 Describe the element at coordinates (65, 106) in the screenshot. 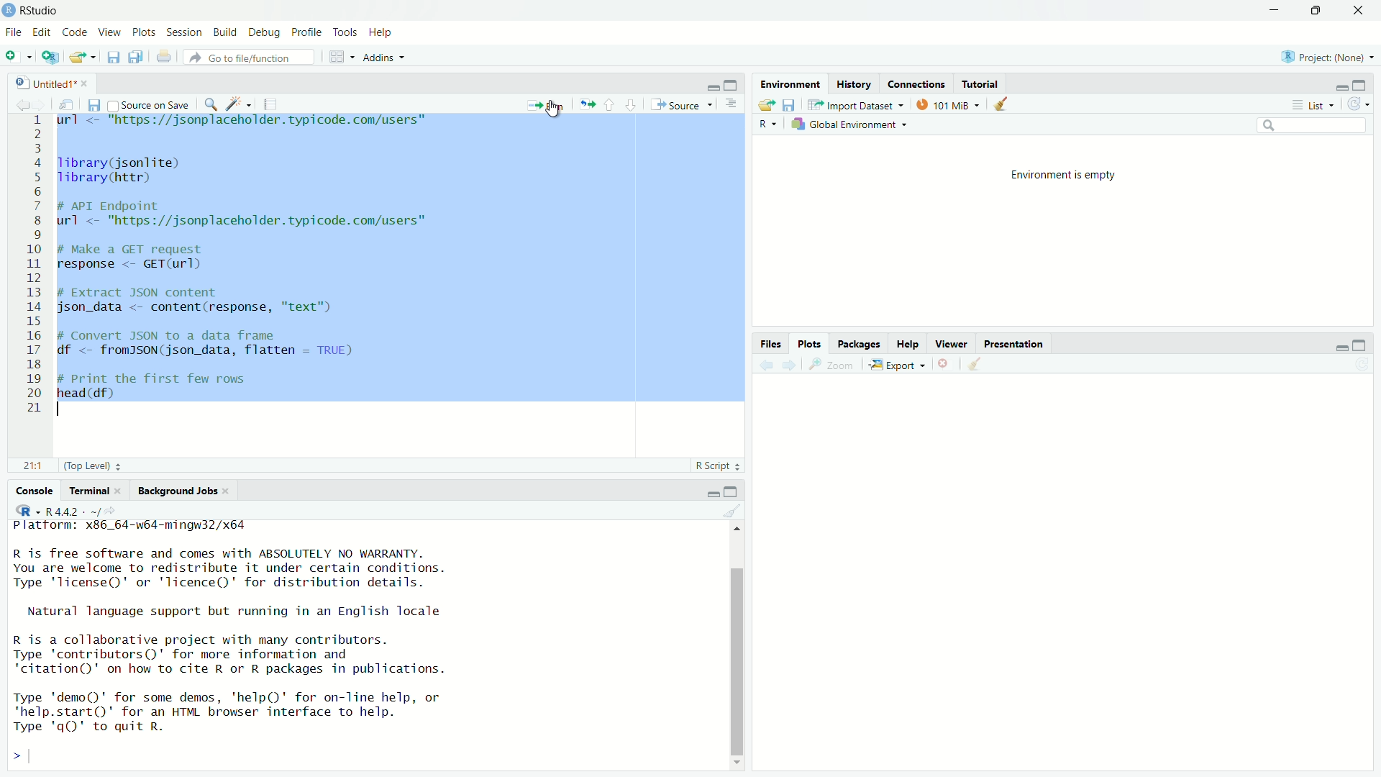

I see `Show in new window` at that location.